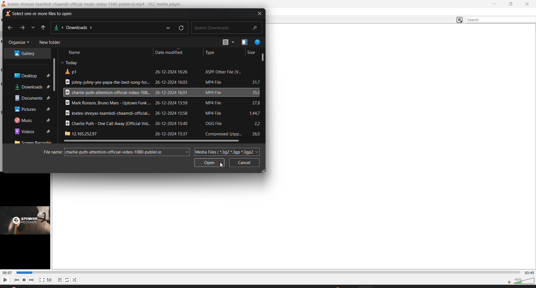 Image resolution: width=536 pixels, height=288 pixels. What do you see at coordinates (33, 132) in the screenshot?
I see `videos` at bounding box center [33, 132].